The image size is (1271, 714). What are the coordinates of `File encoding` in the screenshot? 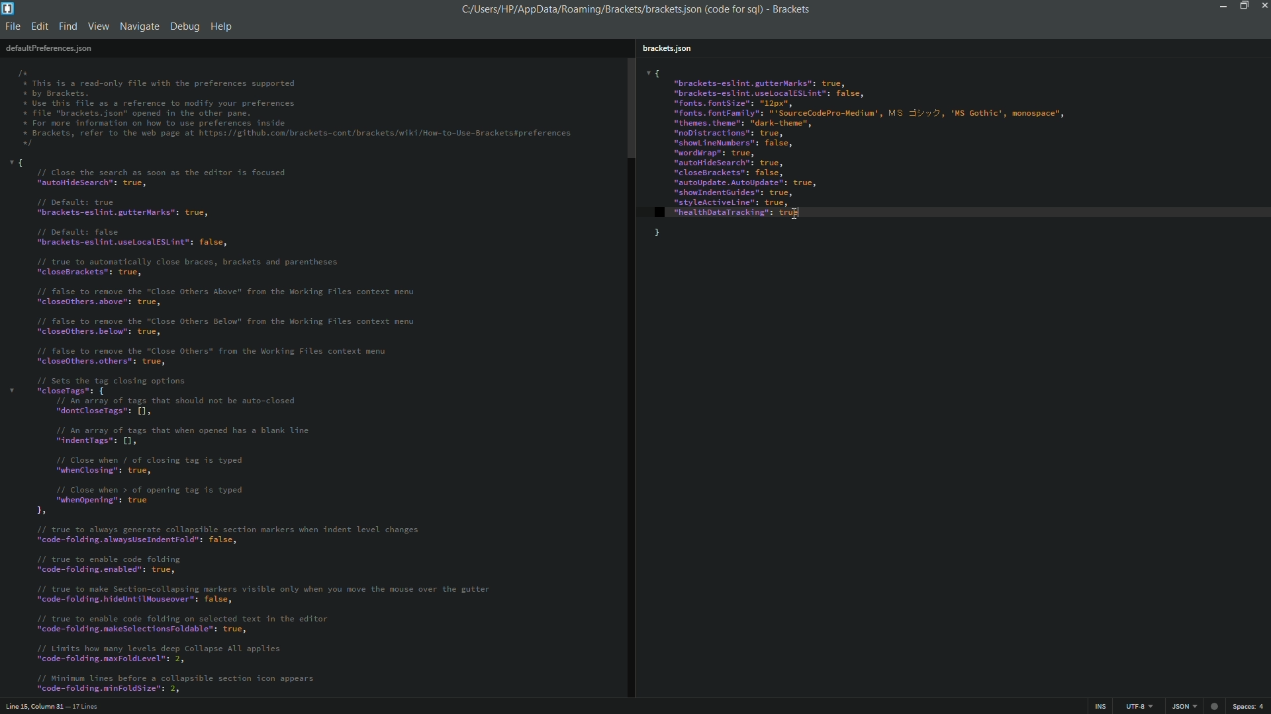 It's located at (1137, 707).